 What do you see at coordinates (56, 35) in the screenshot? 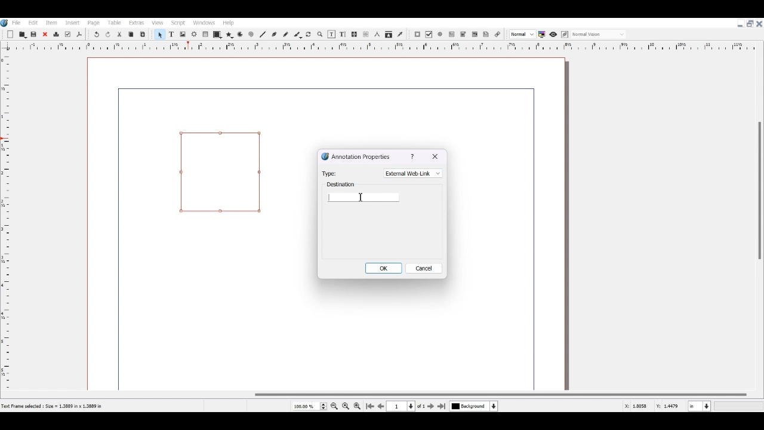
I see `Delete` at bounding box center [56, 35].